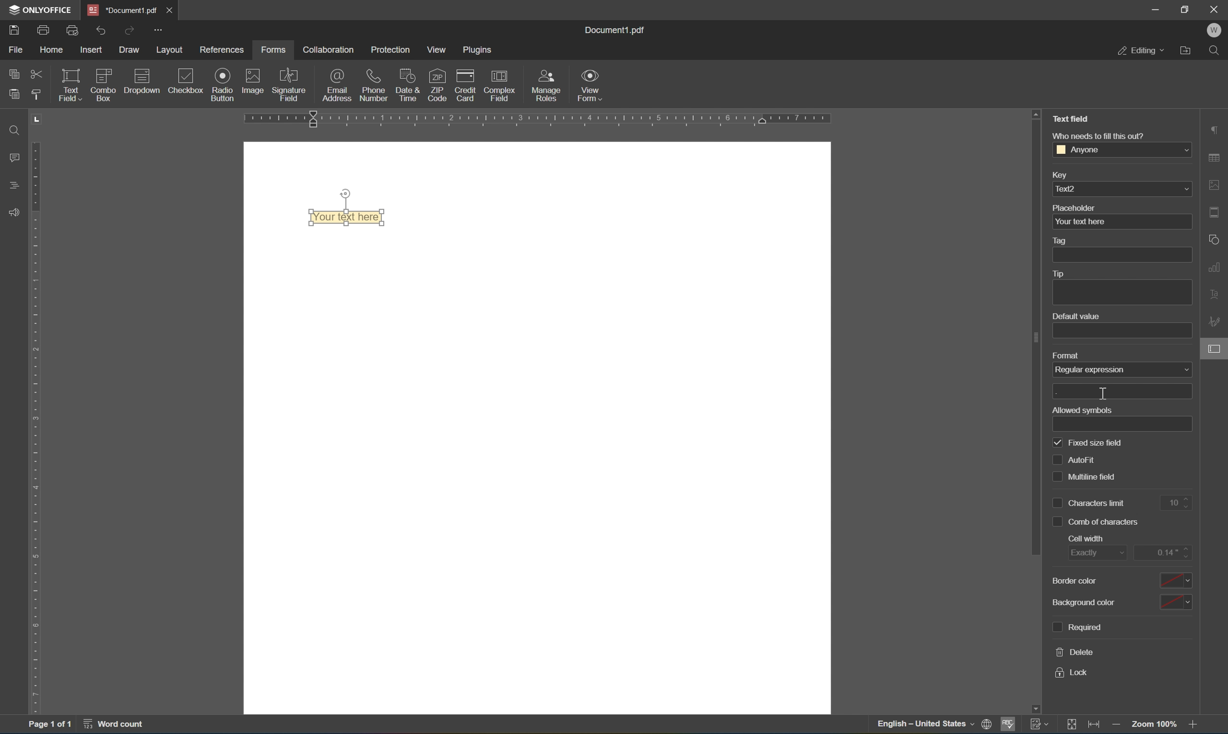  I want to click on signature settings, so click(1214, 319).